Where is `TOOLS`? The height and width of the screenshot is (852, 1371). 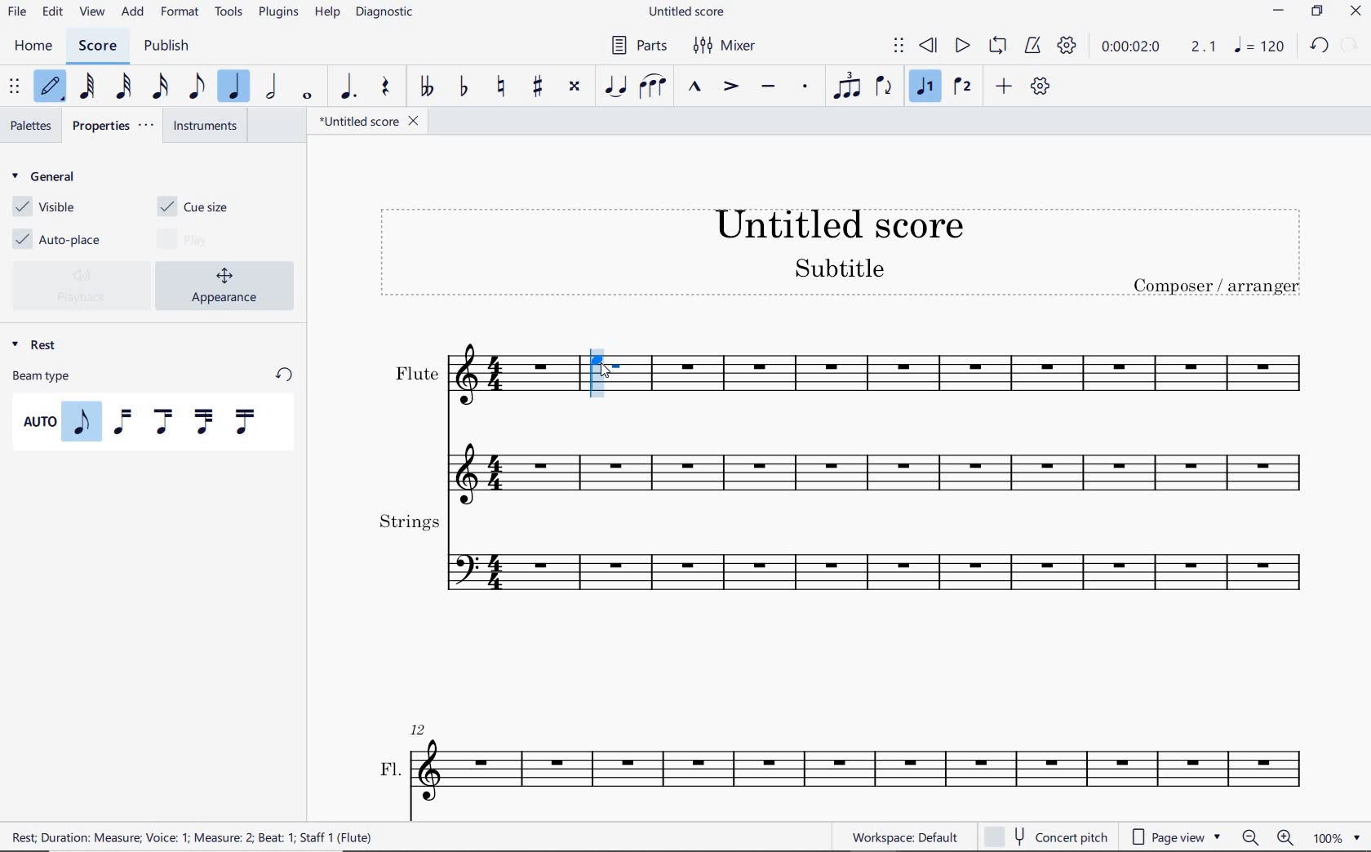
TOOLS is located at coordinates (229, 13).